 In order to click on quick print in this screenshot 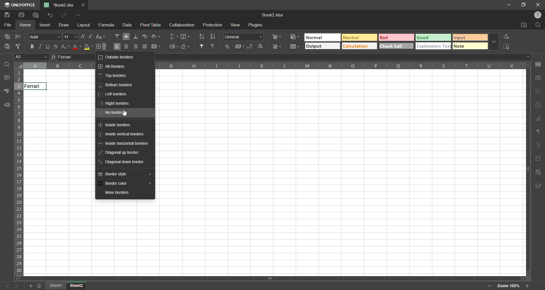, I will do `click(36, 15)`.